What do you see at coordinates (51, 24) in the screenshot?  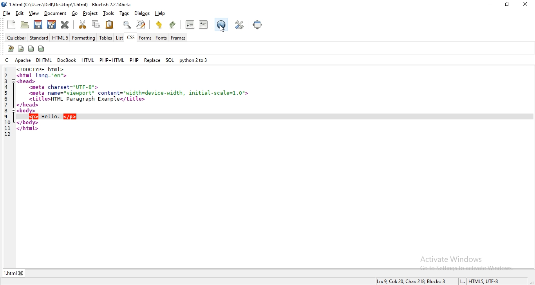 I see `save file as` at bounding box center [51, 24].